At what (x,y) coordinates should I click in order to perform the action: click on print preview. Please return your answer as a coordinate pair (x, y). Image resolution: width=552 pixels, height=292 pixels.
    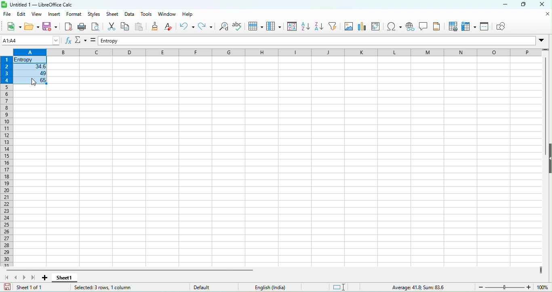
    Looking at the image, I should click on (97, 27).